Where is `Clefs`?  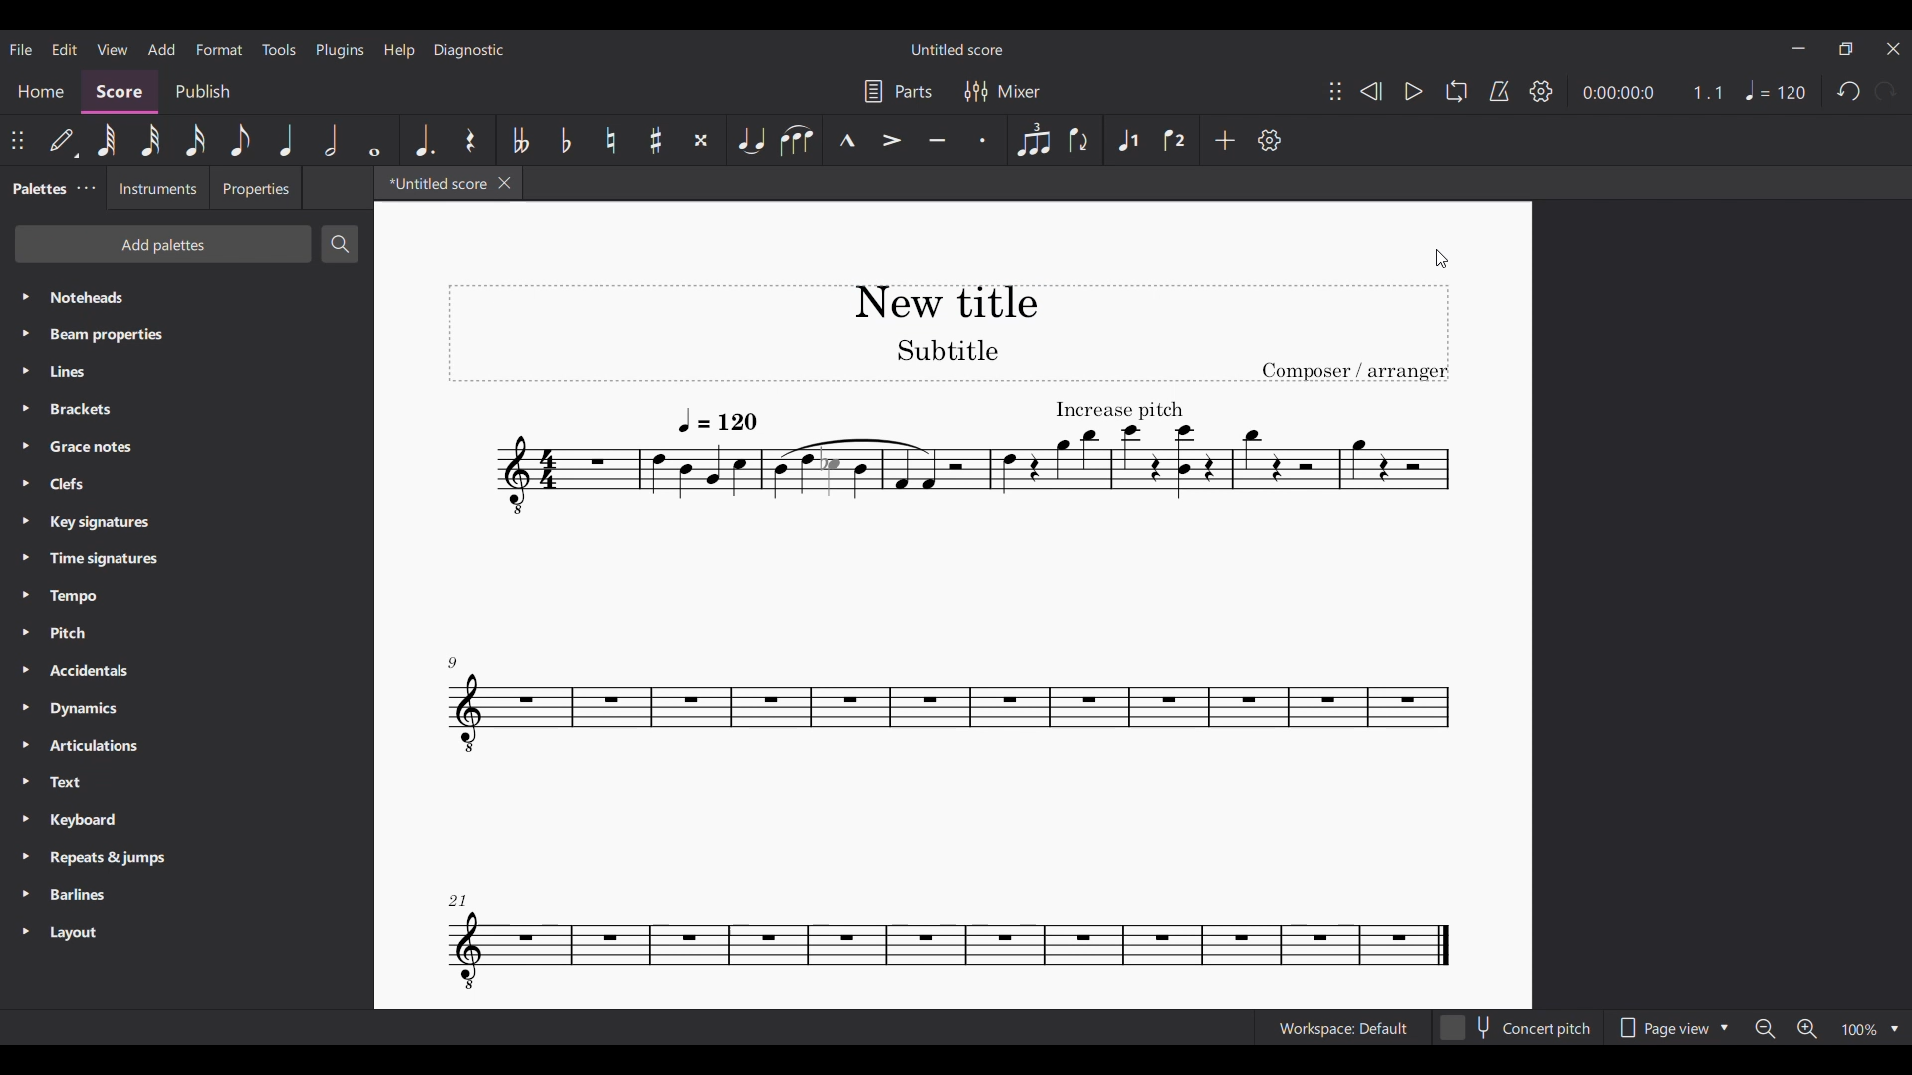 Clefs is located at coordinates (185, 484).